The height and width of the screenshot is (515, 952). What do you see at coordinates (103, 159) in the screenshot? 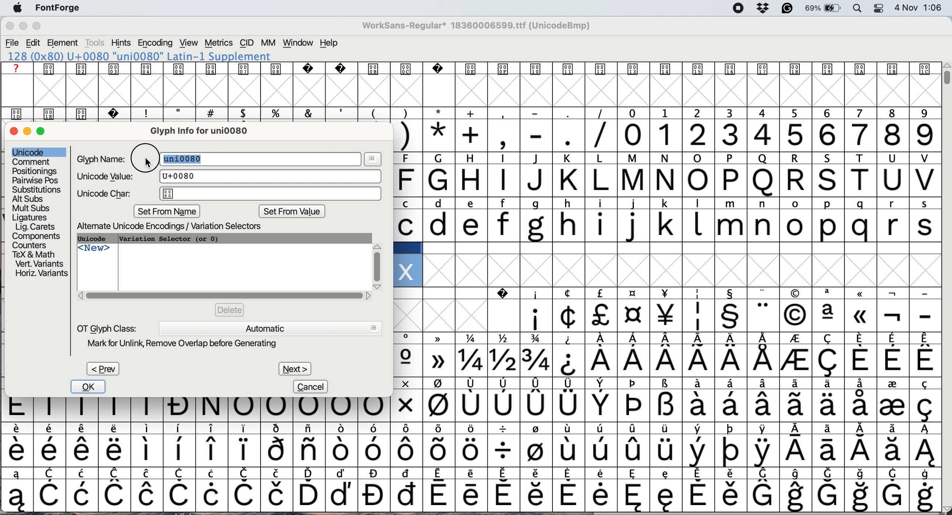
I see `glyph name` at bounding box center [103, 159].